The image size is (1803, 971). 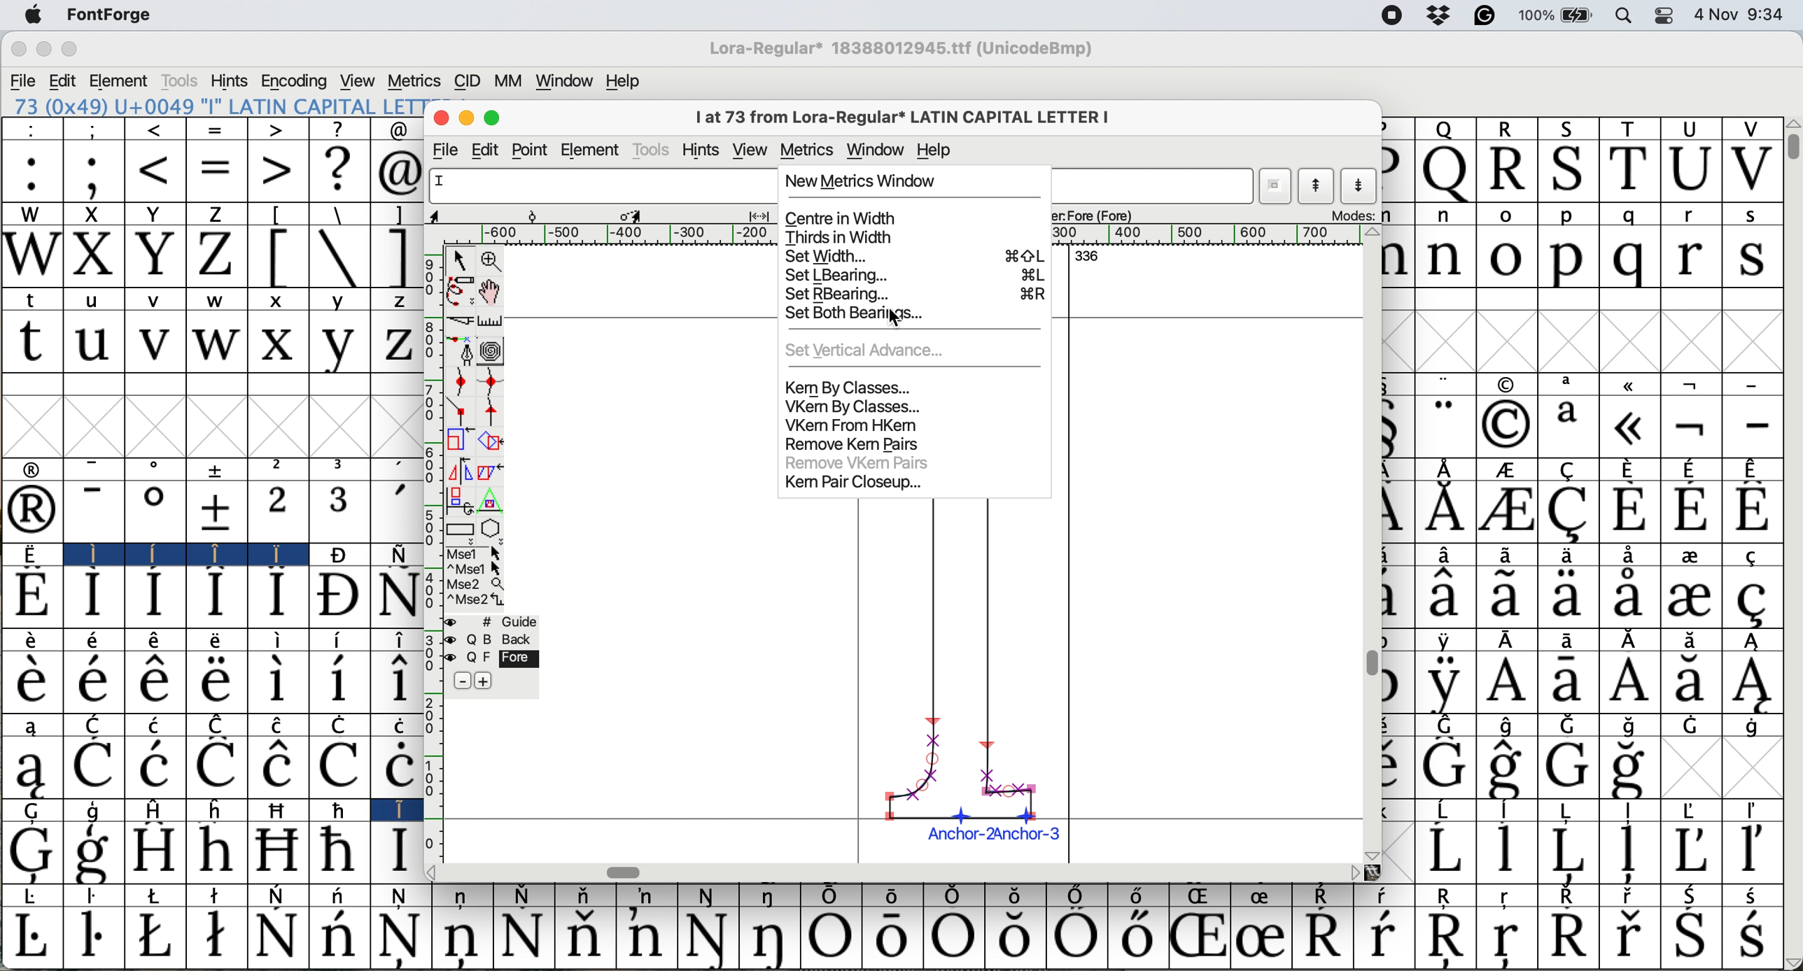 I want to click on Symbol, so click(x=218, y=641).